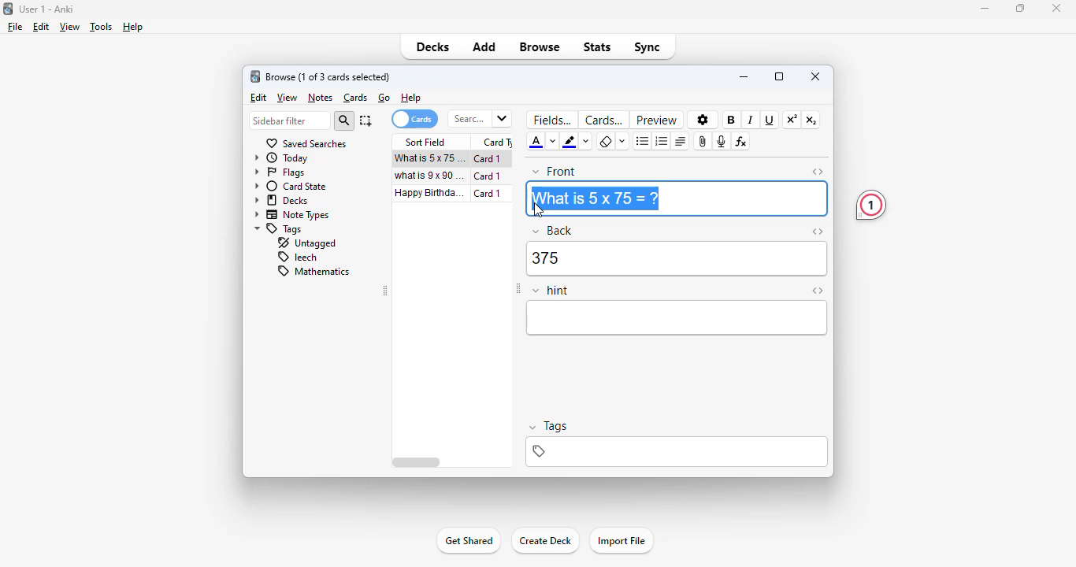  Describe the element at coordinates (468, 542) in the screenshot. I see `get shared` at that location.